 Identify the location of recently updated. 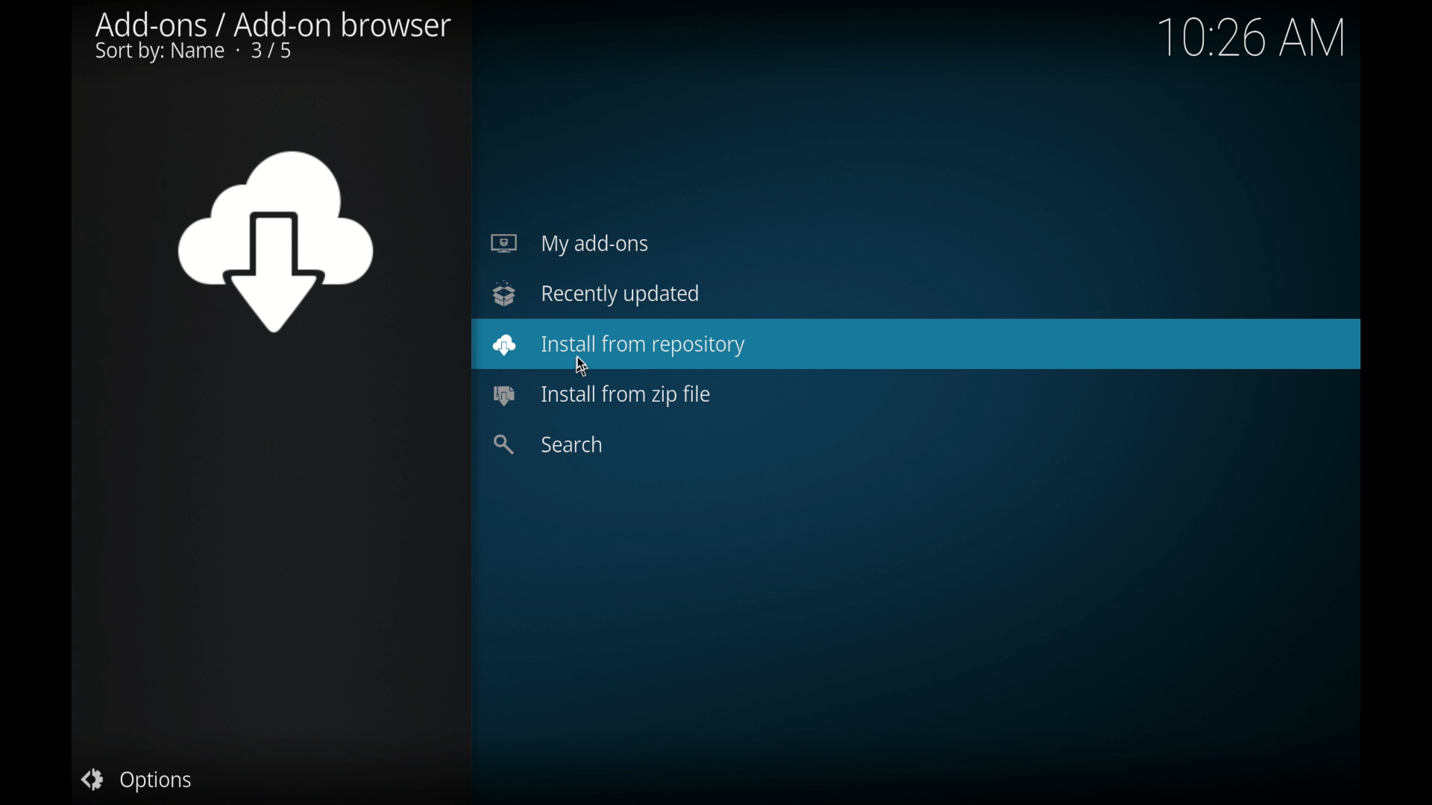
(596, 294).